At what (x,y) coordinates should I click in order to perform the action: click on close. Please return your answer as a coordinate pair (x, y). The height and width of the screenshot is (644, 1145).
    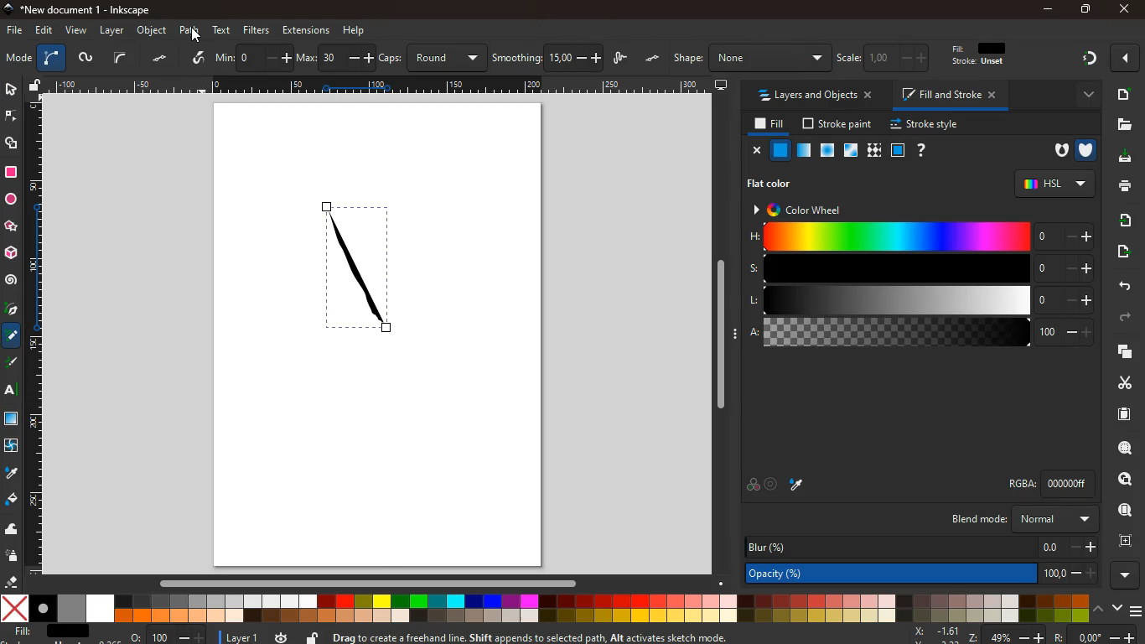
    Looking at the image, I should click on (1123, 10).